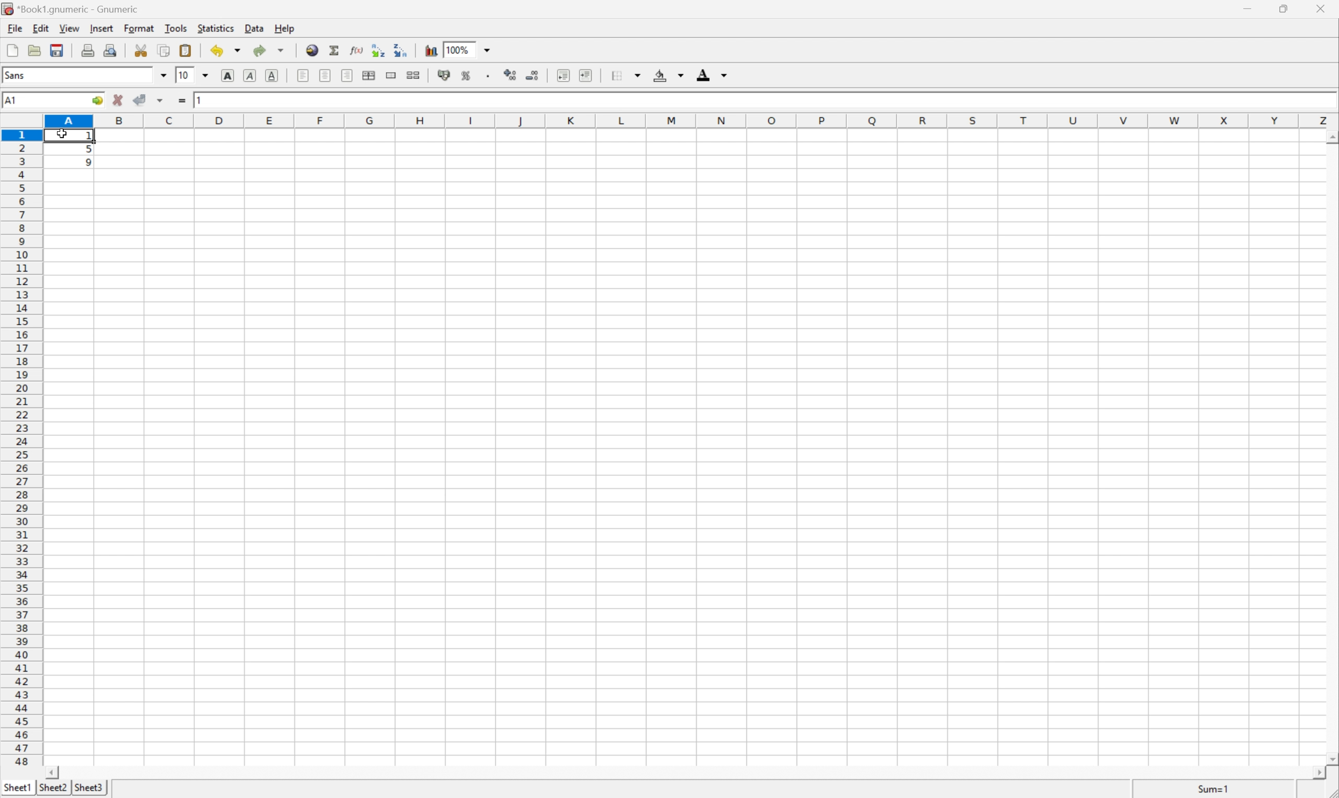 The image size is (1339, 798). What do you see at coordinates (457, 49) in the screenshot?
I see `100%` at bounding box center [457, 49].